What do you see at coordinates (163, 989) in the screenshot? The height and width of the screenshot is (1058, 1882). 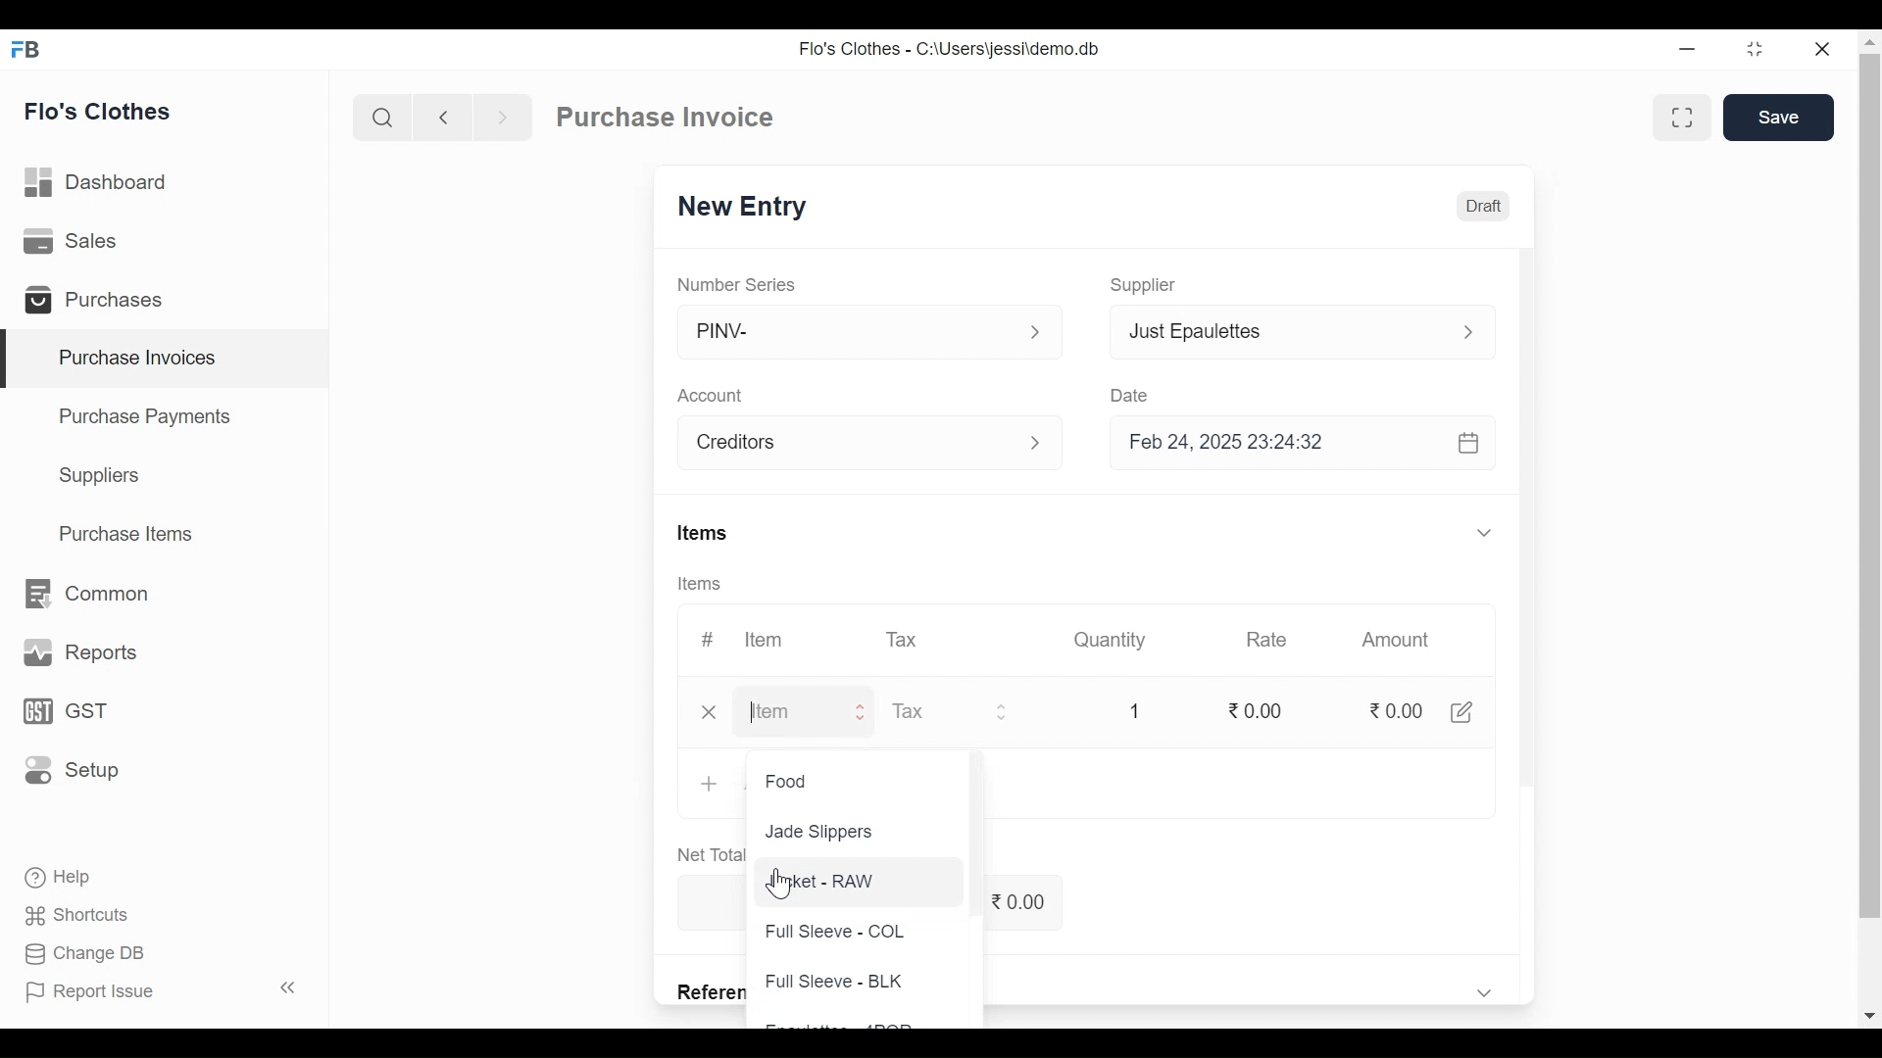 I see `Report Issue` at bounding box center [163, 989].